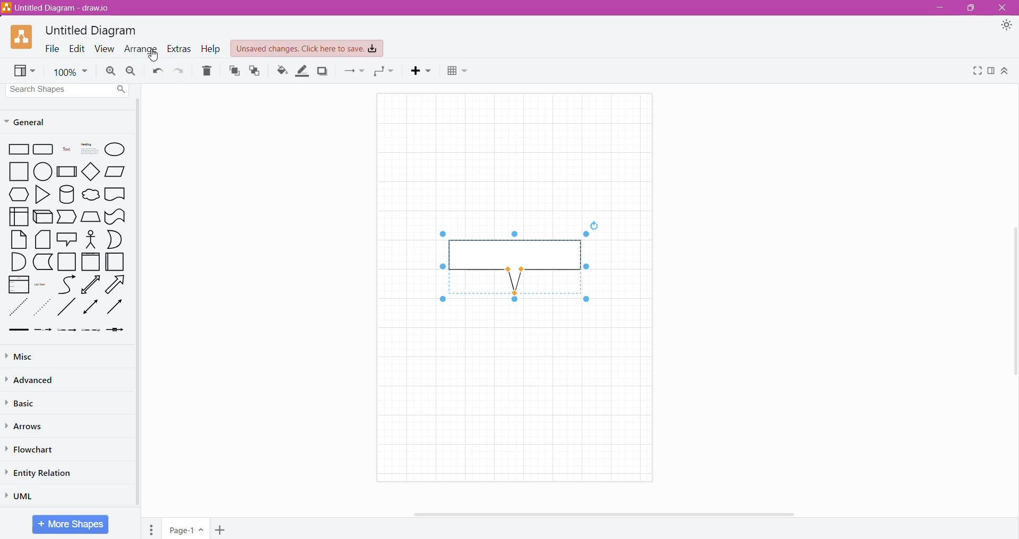  I want to click on Table, so click(459, 72).